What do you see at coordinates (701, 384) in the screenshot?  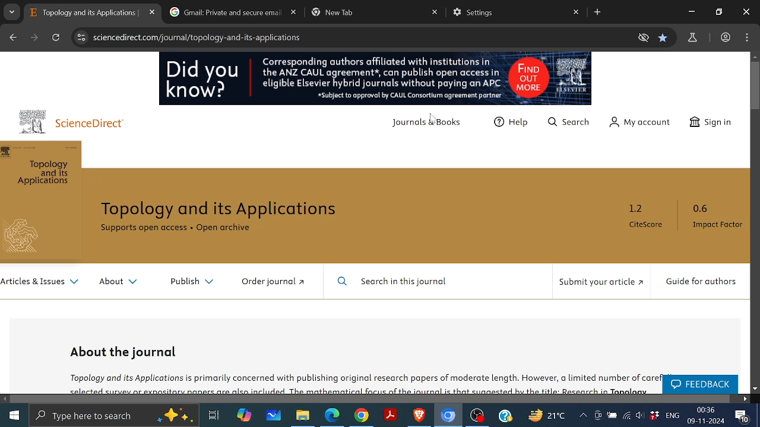 I see `feedback` at bounding box center [701, 384].